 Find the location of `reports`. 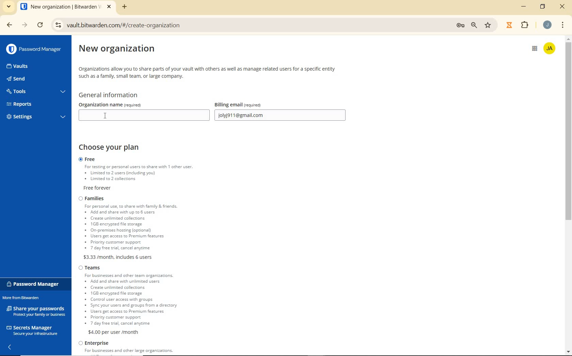

reports is located at coordinates (36, 104).